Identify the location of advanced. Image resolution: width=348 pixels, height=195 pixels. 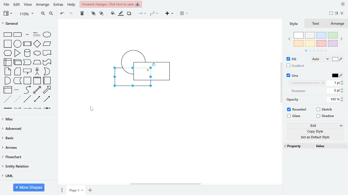
(29, 128).